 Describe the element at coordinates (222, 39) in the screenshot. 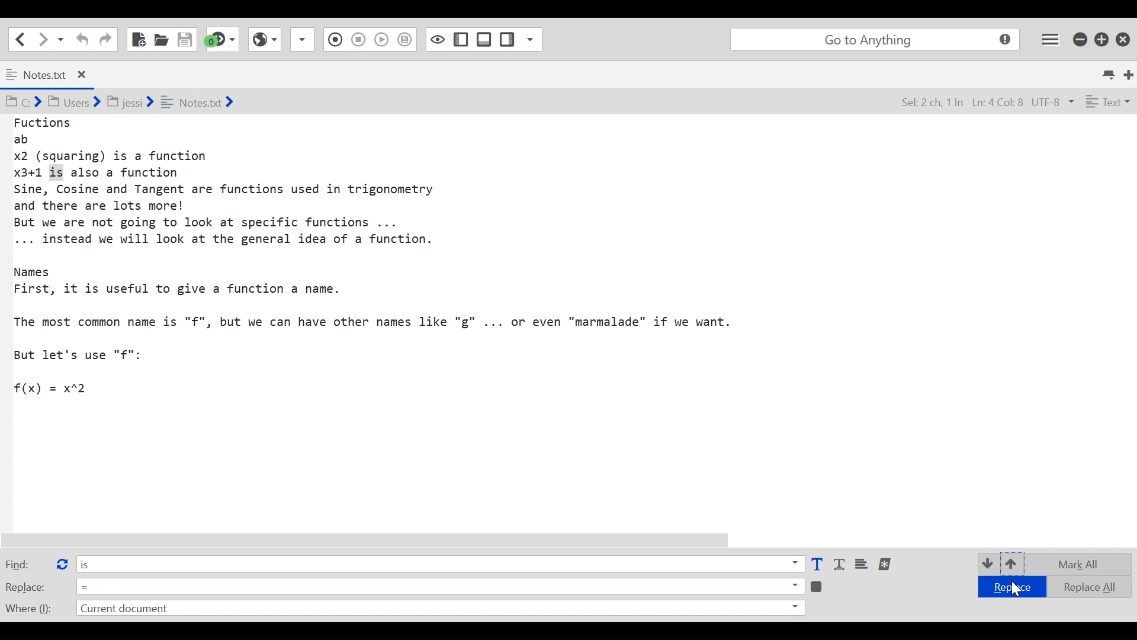

I see `Jump to next syntax checking result` at that location.